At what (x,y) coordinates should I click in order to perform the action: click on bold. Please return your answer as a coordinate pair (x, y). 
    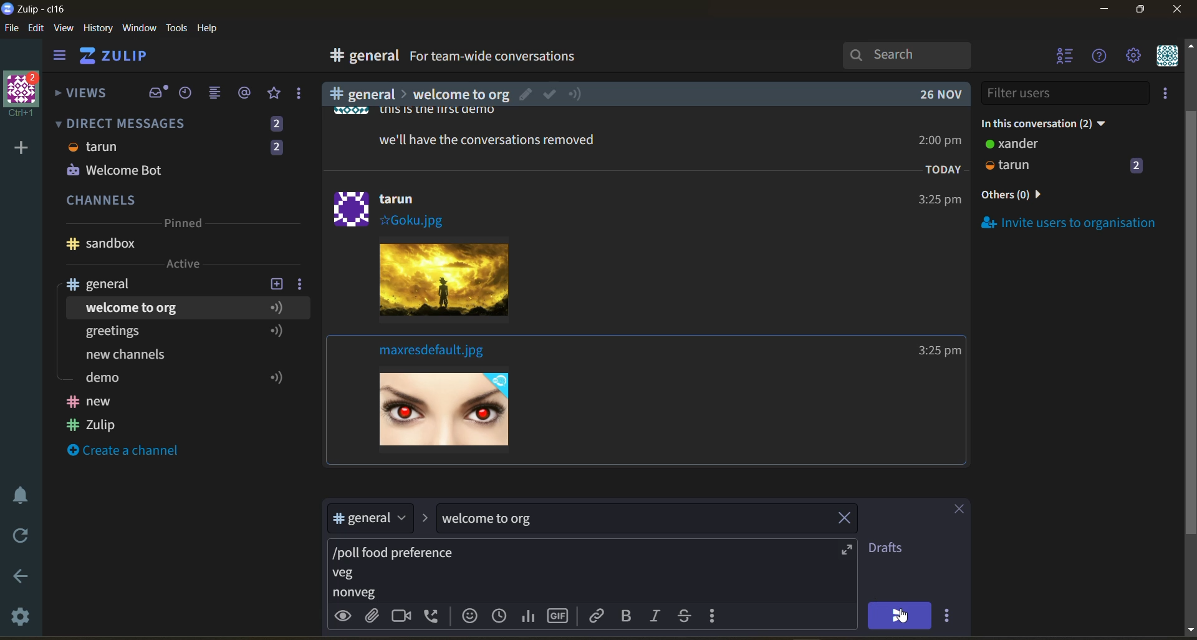
    Looking at the image, I should click on (625, 616).